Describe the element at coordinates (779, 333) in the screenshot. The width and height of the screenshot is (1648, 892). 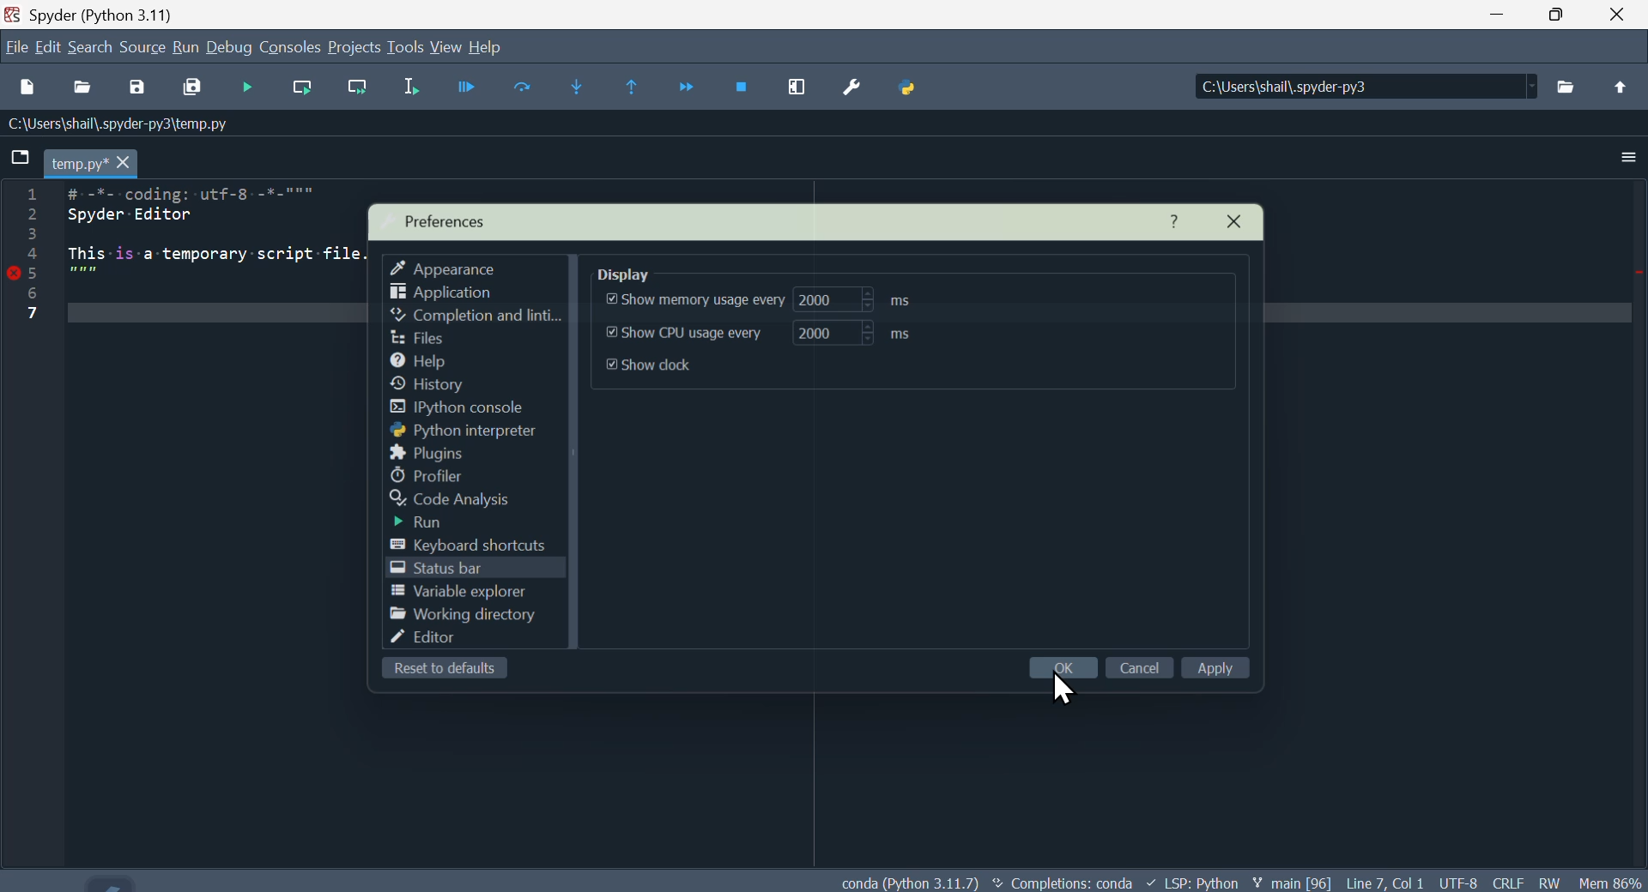
I see `Show C P U usage` at that location.